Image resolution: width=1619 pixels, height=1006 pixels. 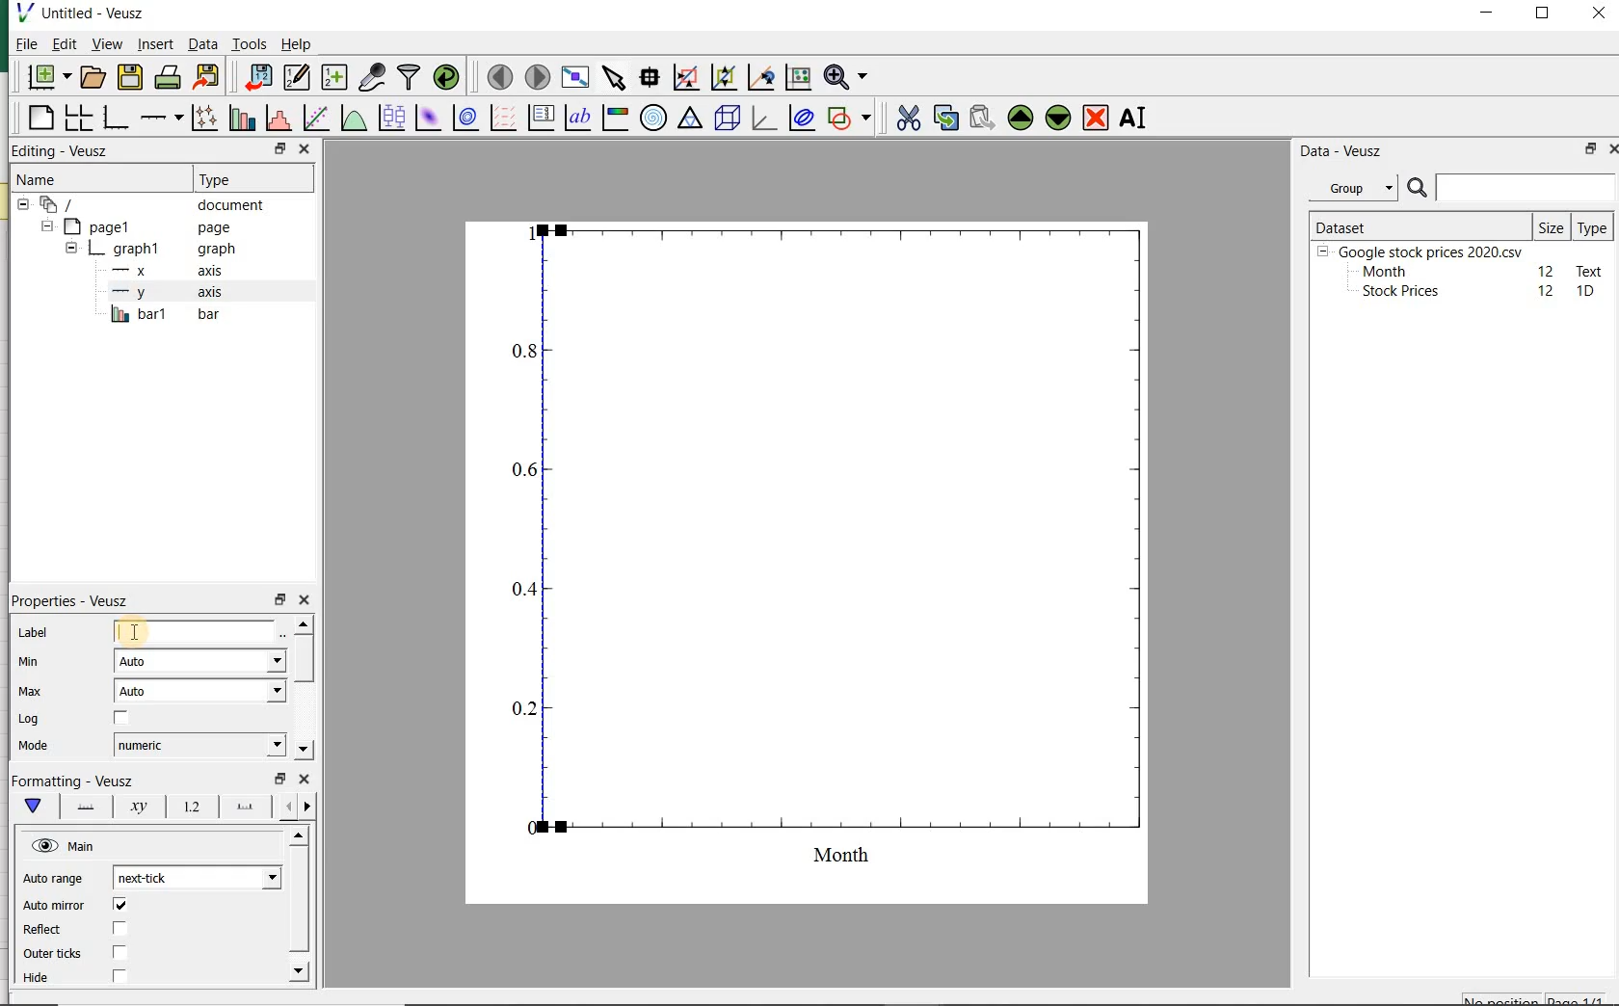 I want to click on 1D, so click(x=1587, y=292).